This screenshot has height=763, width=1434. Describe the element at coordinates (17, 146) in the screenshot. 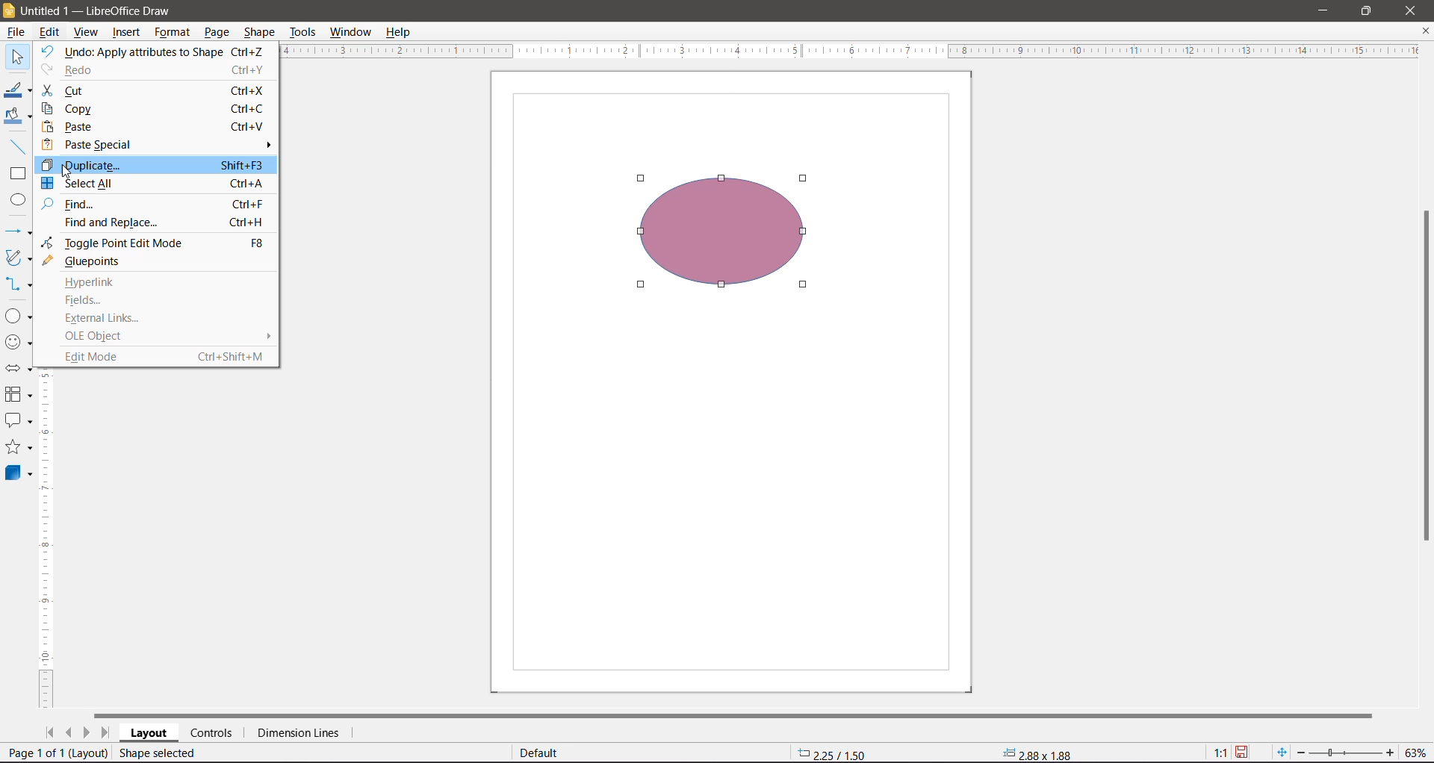

I see `Insert Line` at that location.